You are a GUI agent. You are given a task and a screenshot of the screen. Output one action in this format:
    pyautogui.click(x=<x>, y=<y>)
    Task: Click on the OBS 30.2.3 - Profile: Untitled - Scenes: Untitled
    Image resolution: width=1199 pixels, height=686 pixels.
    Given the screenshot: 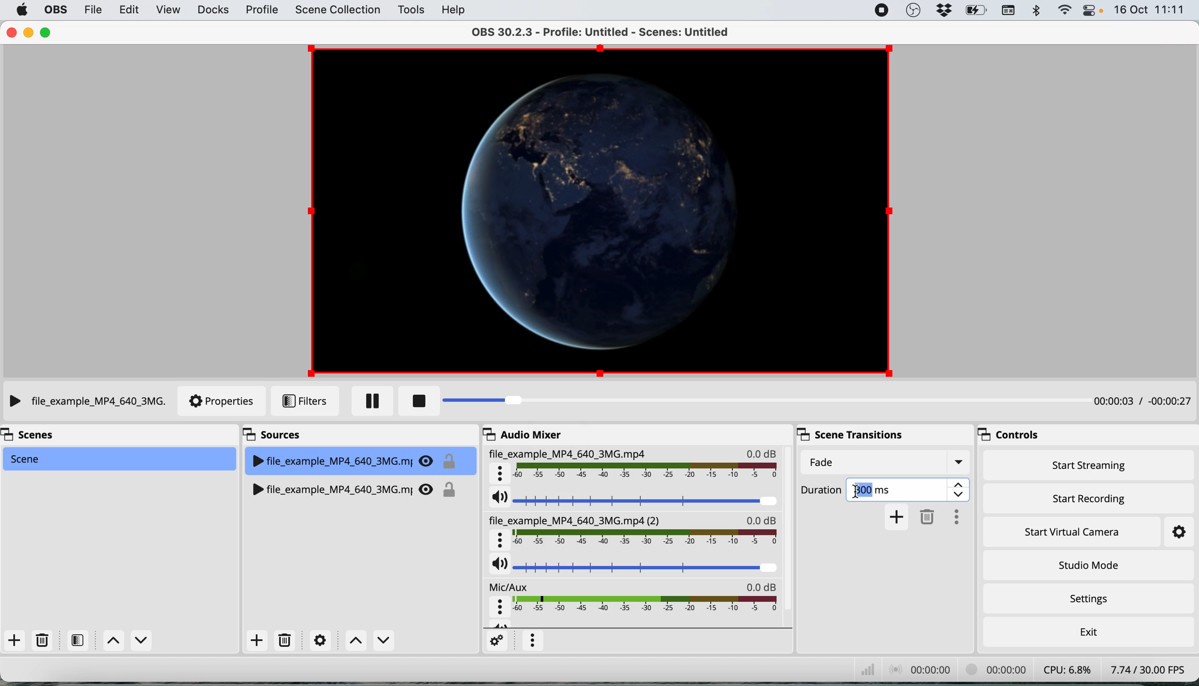 What is the action you would take?
    pyautogui.click(x=595, y=33)
    